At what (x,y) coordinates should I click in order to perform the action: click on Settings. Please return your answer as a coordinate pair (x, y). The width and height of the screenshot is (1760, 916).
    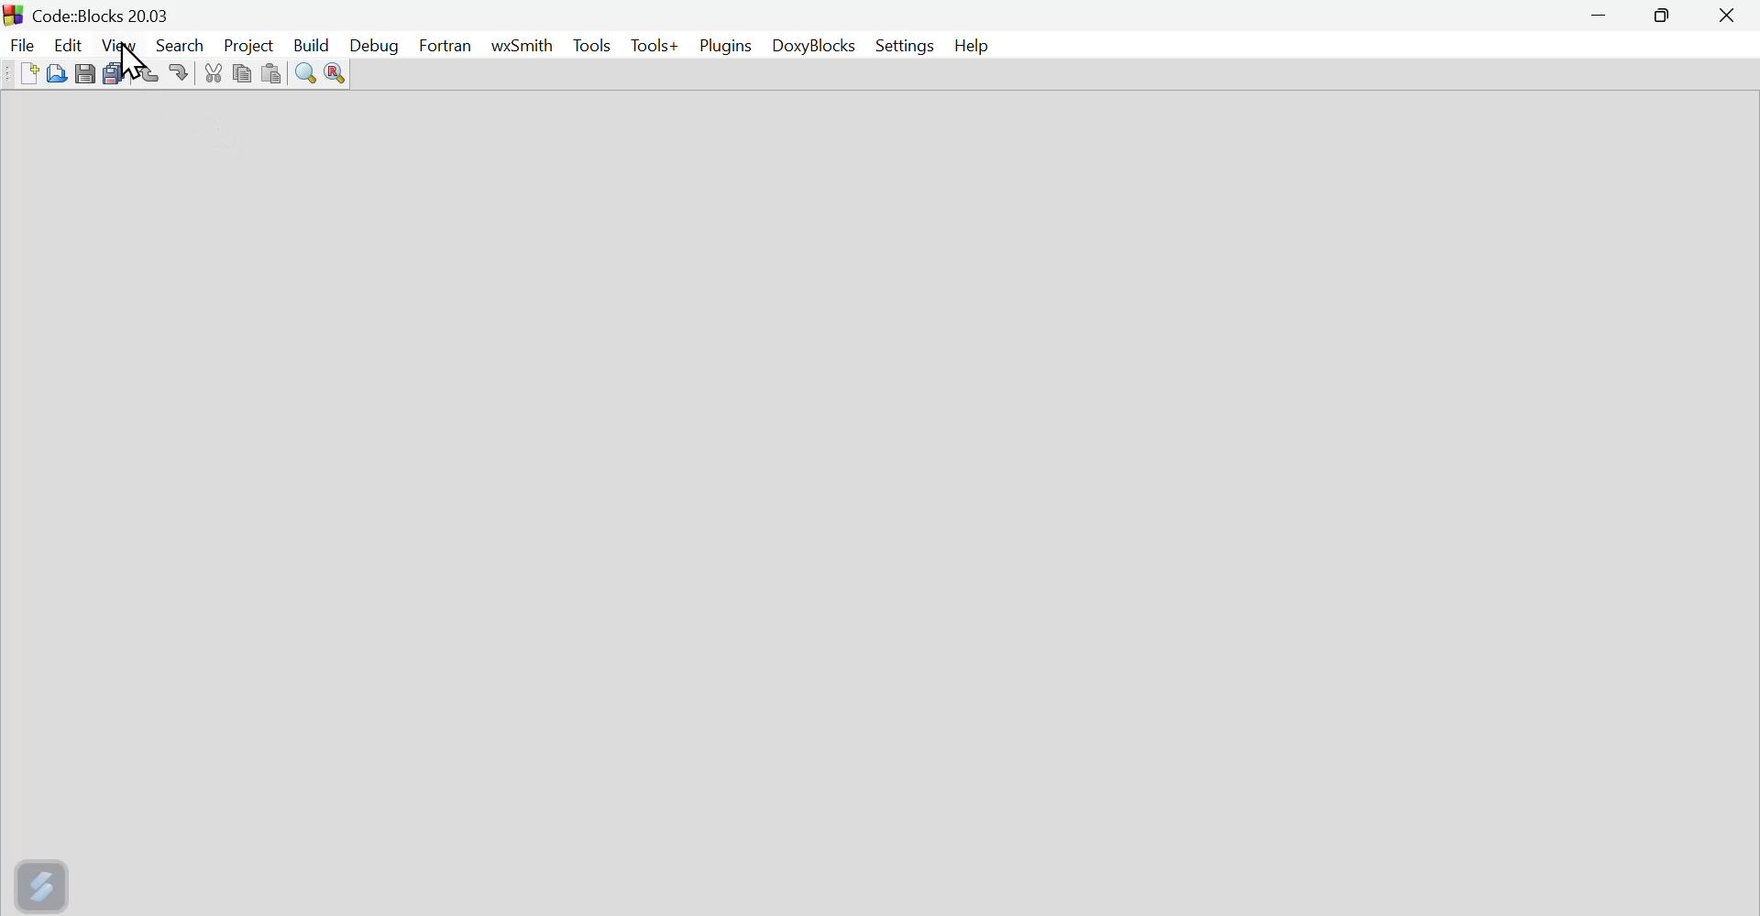
    Looking at the image, I should click on (901, 46).